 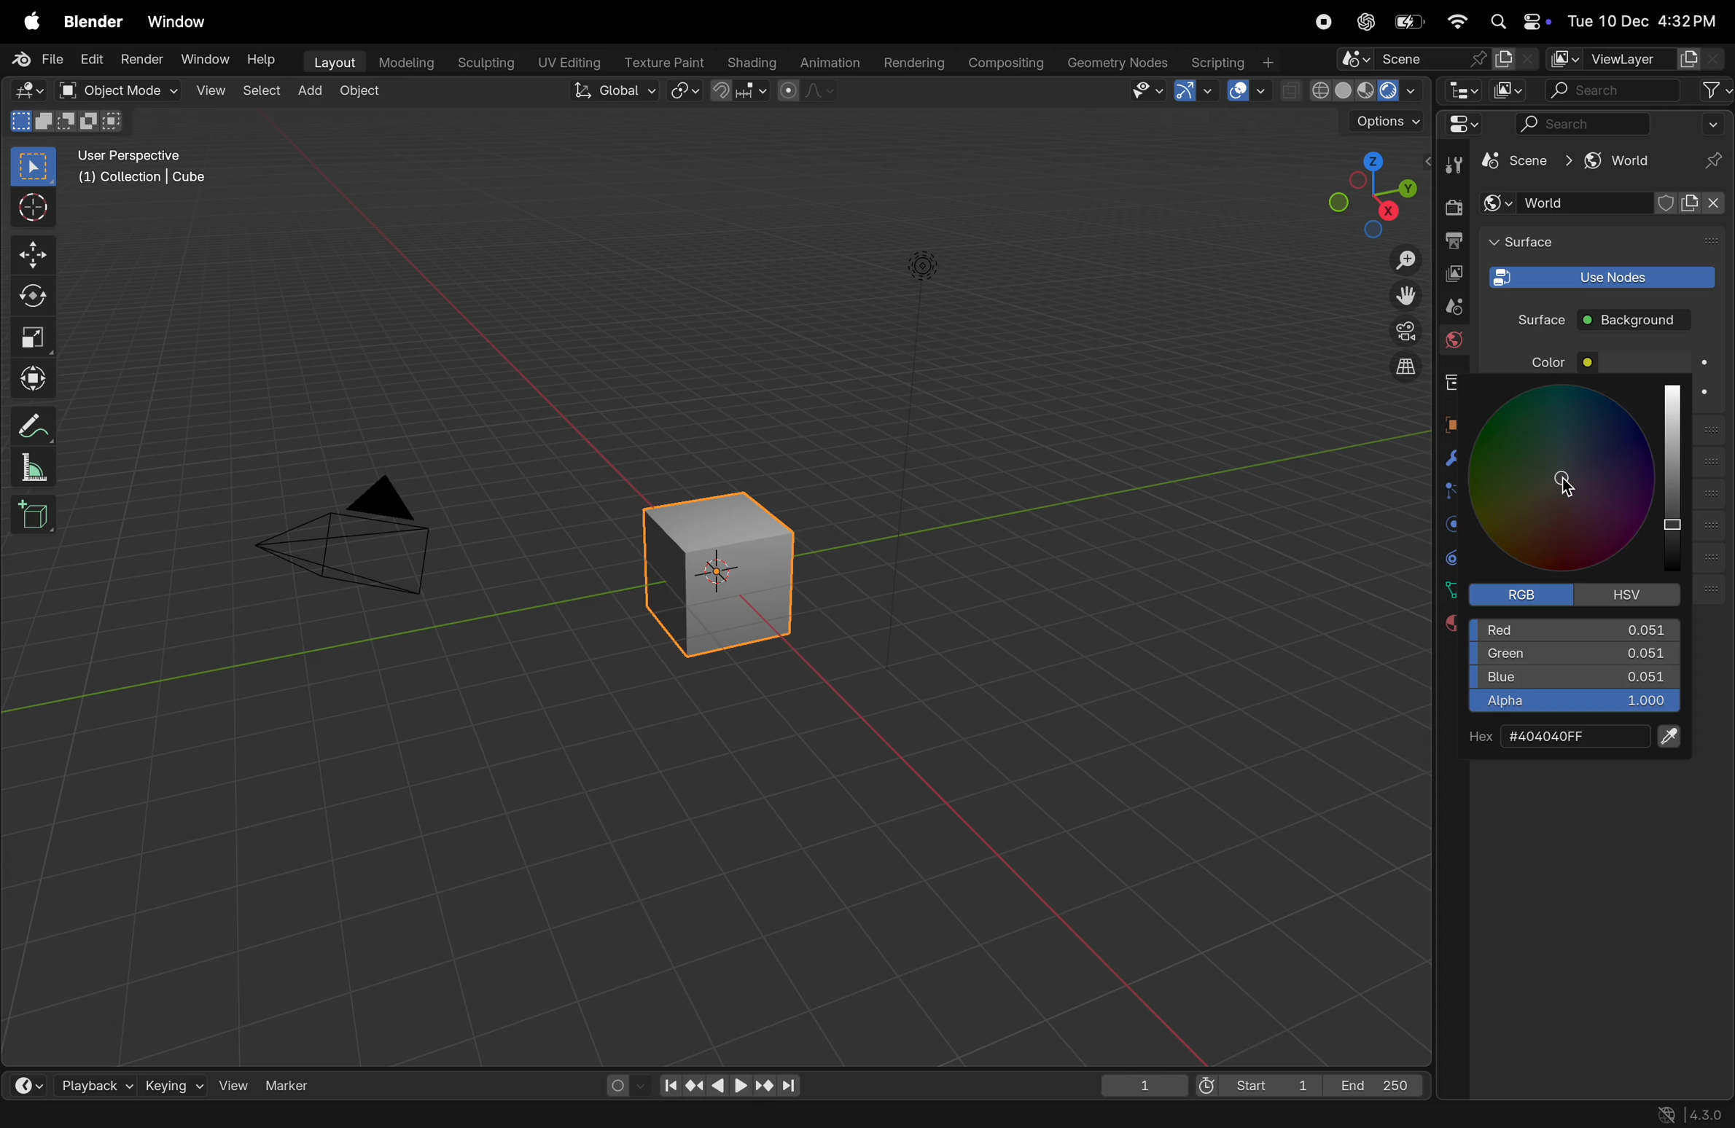 I want to click on out put, so click(x=1451, y=273).